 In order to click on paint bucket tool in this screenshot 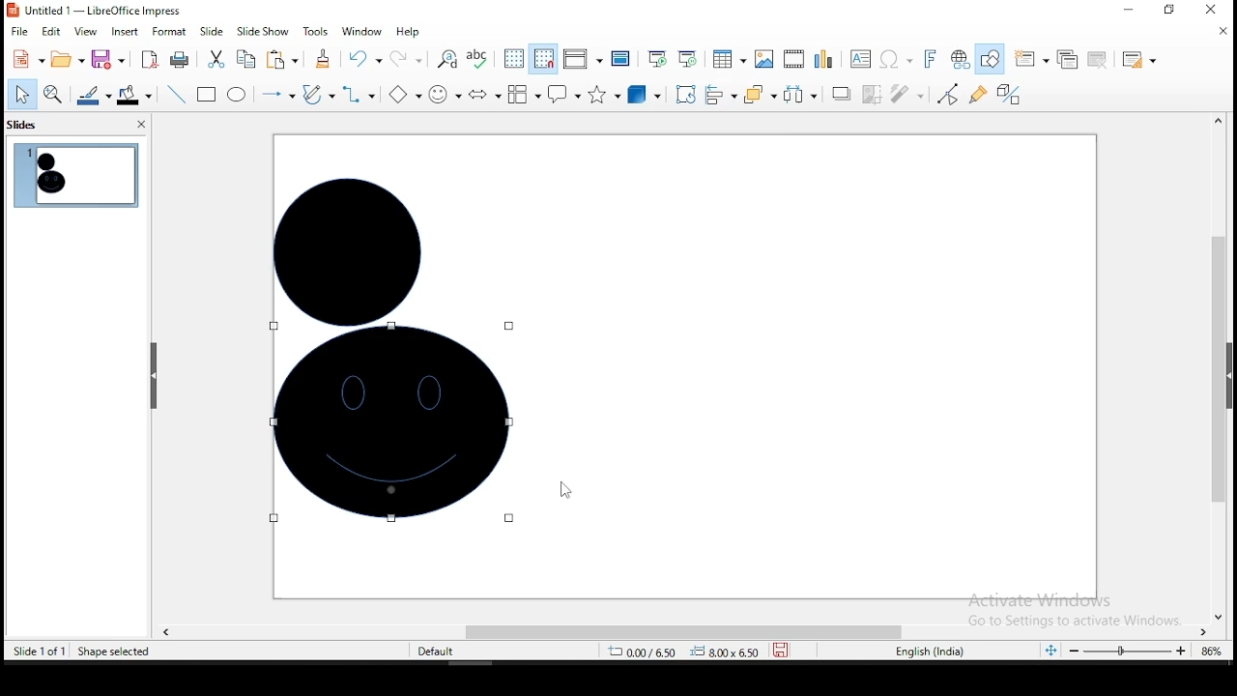, I will do `click(134, 95)`.